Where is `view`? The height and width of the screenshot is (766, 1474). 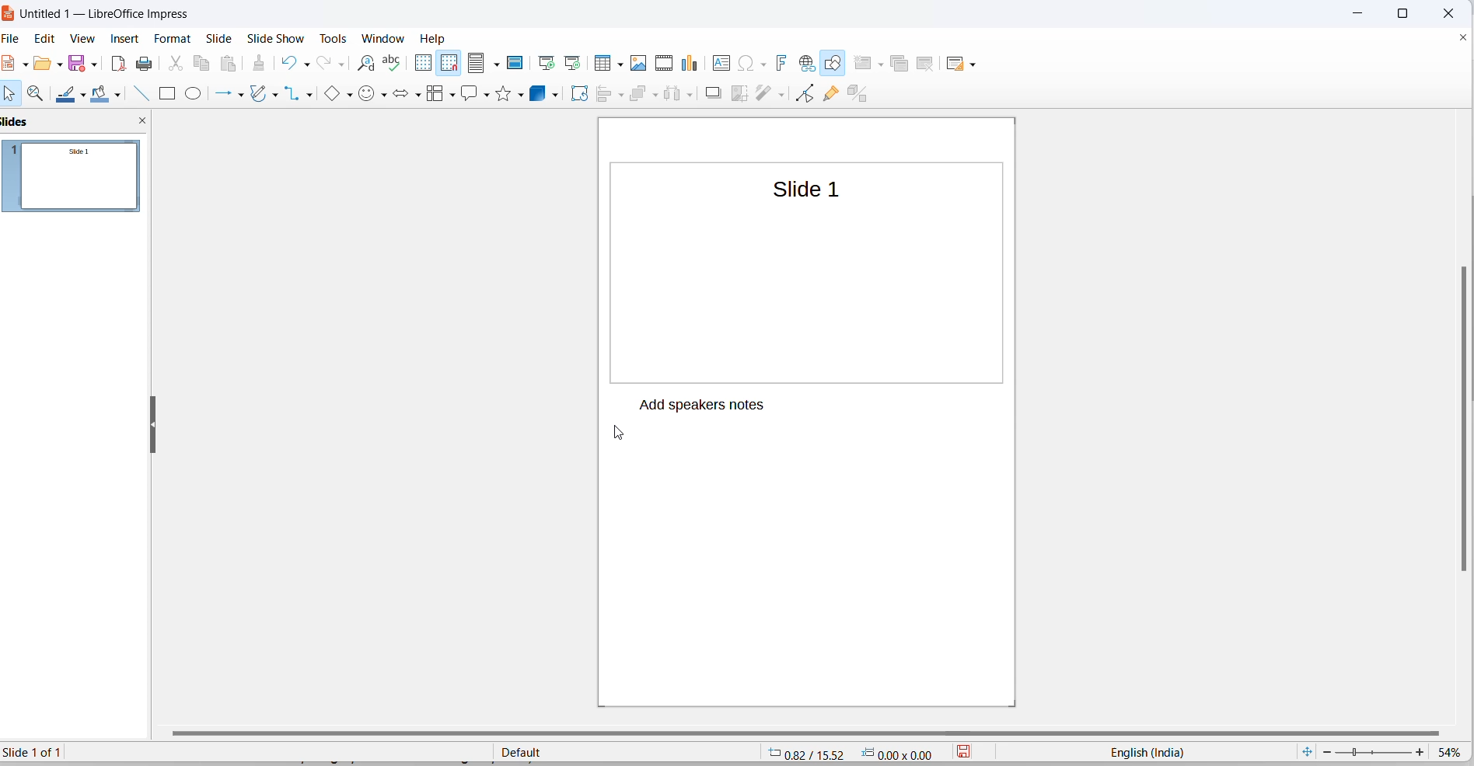
view is located at coordinates (84, 40).